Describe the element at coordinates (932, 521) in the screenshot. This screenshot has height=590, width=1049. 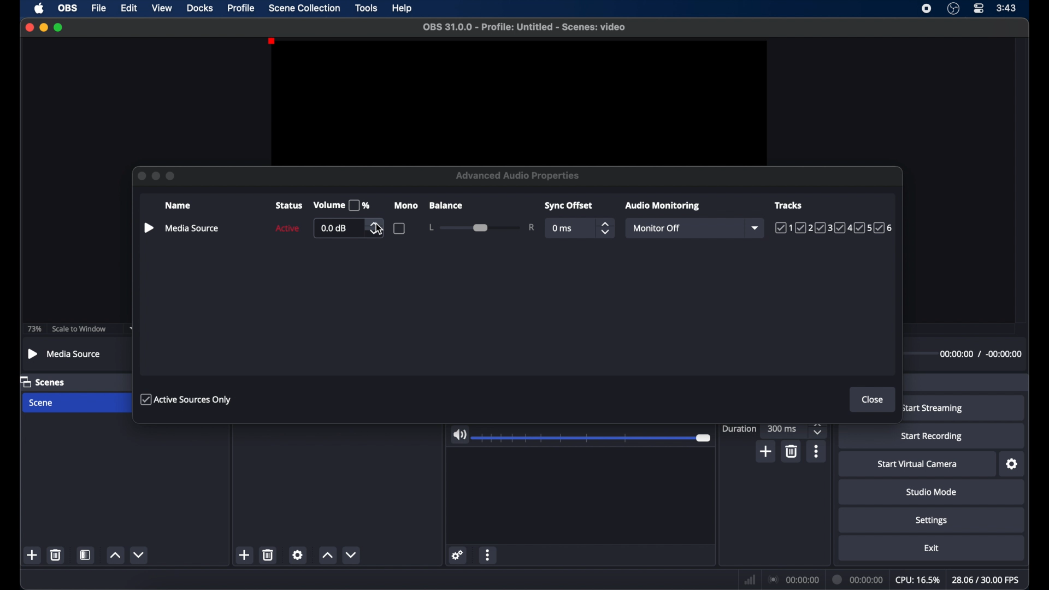
I see `settings` at that location.